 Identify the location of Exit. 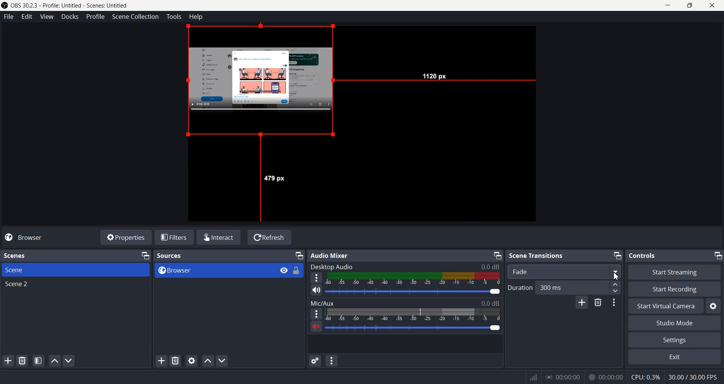
(674, 357).